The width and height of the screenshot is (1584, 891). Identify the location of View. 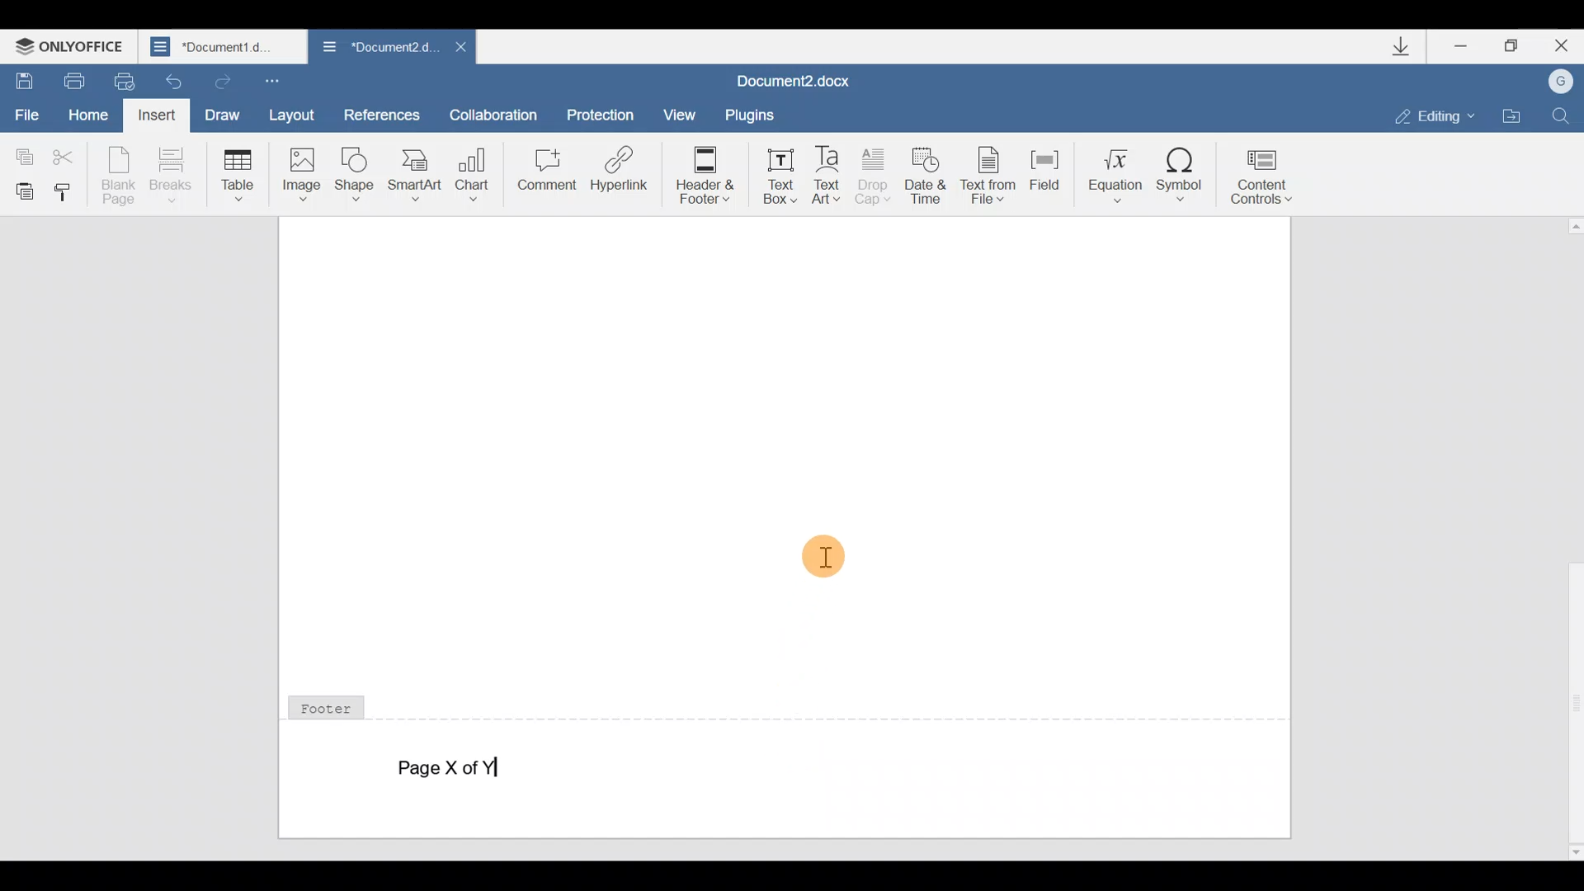
(682, 111).